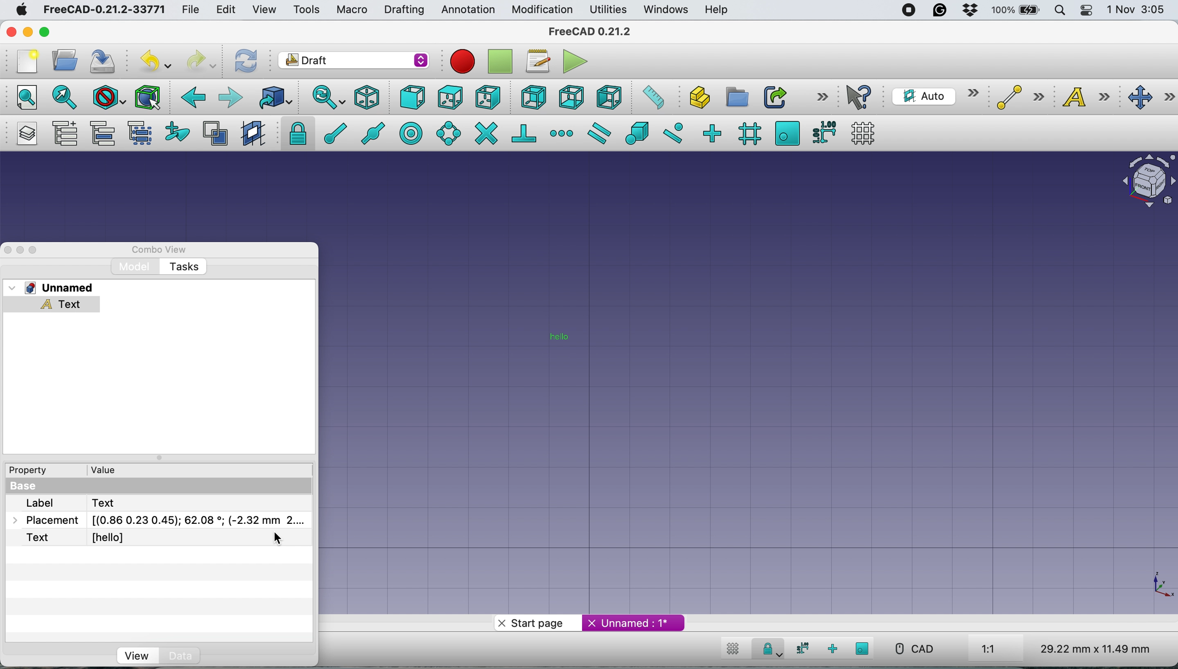 The image size is (1178, 669). Describe the element at coordinates (543, 10) in the screenshot. I see `modification` at that location.